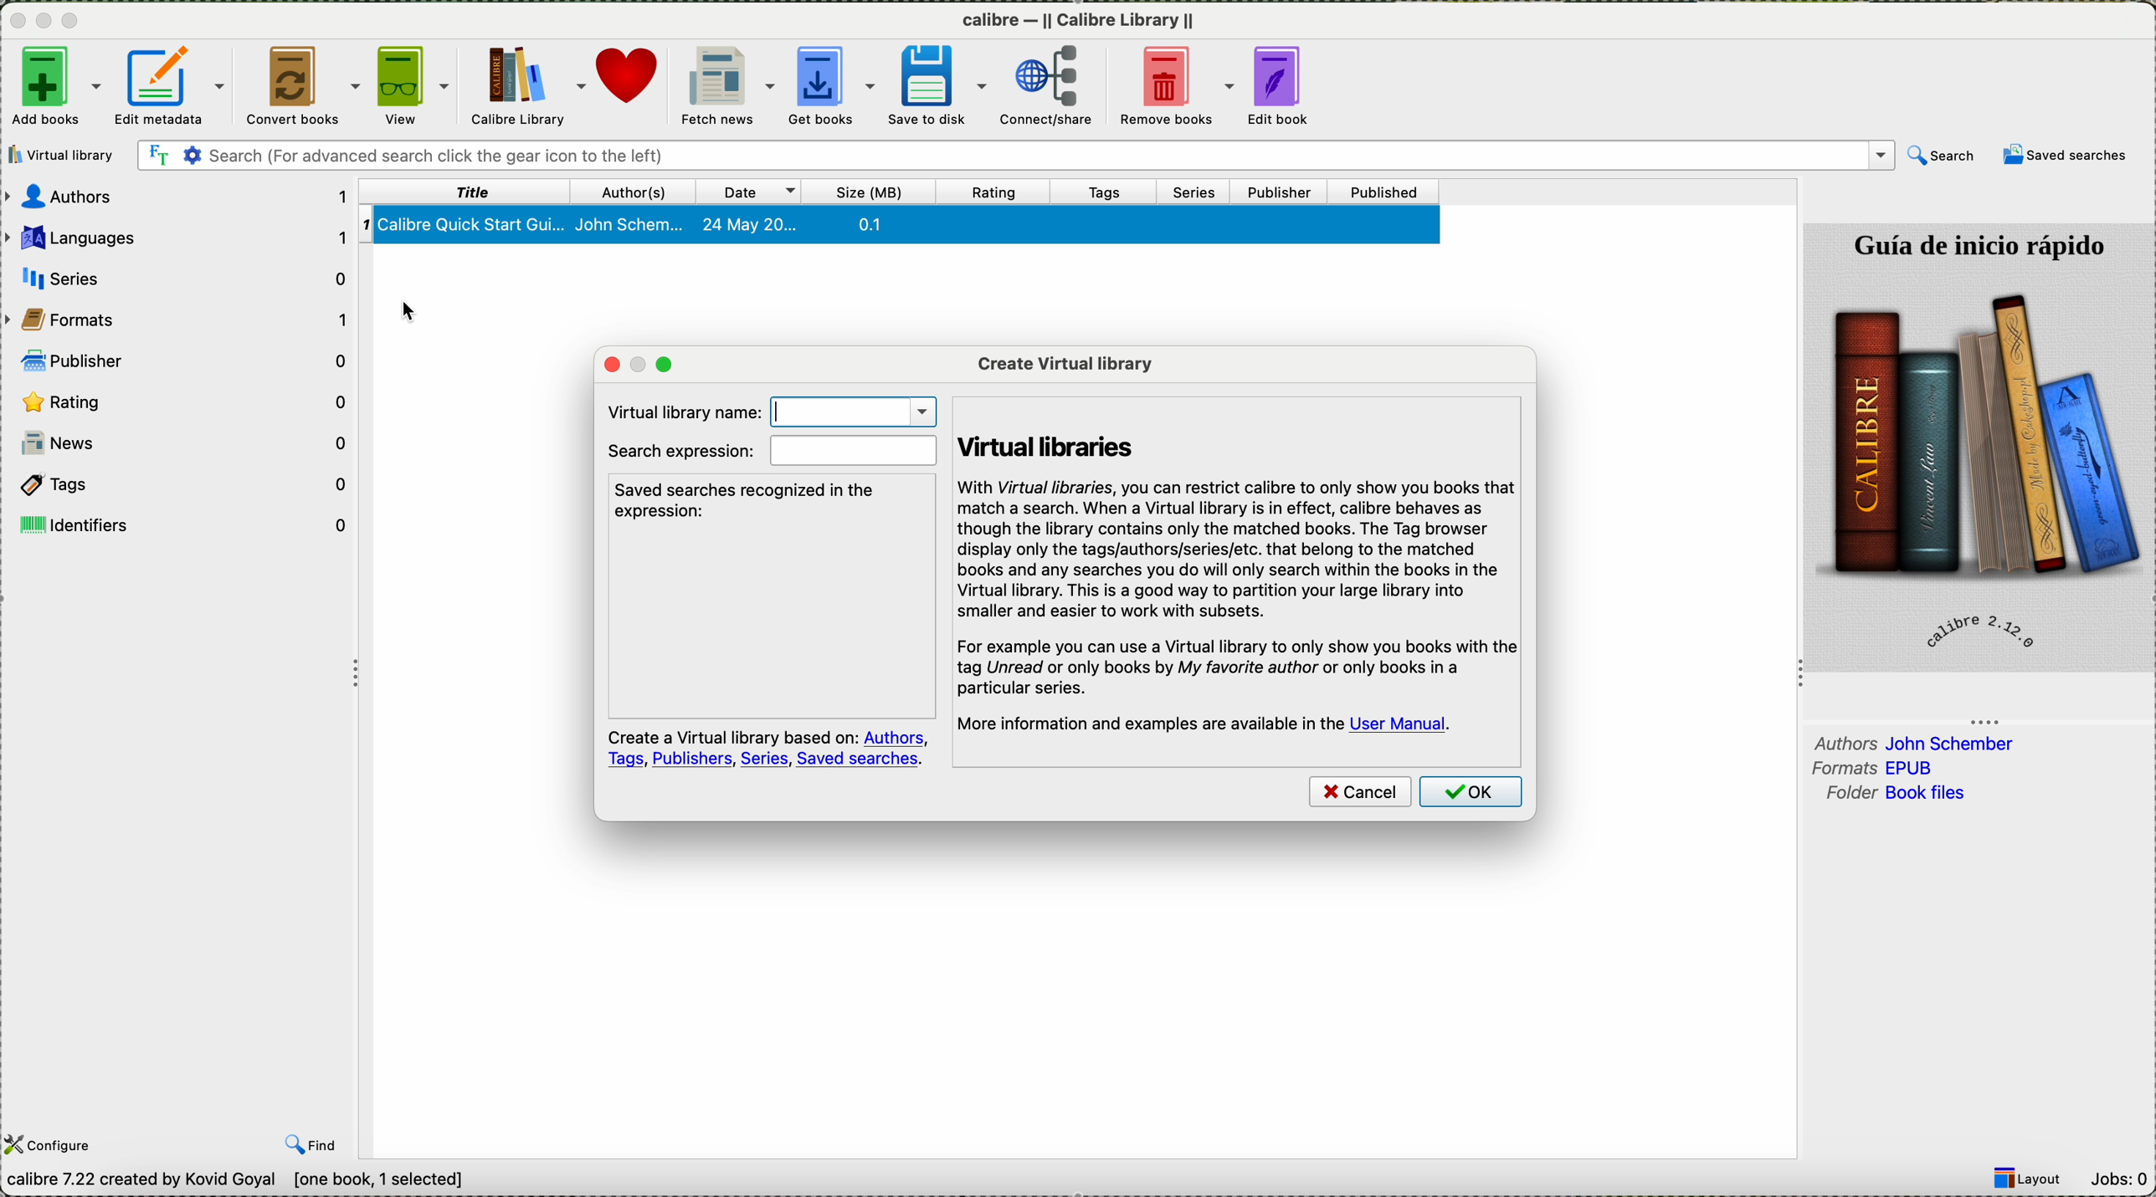  Describe the element at coordinates (1059, 85) in the screenshot. I see `connect/share` at that location.